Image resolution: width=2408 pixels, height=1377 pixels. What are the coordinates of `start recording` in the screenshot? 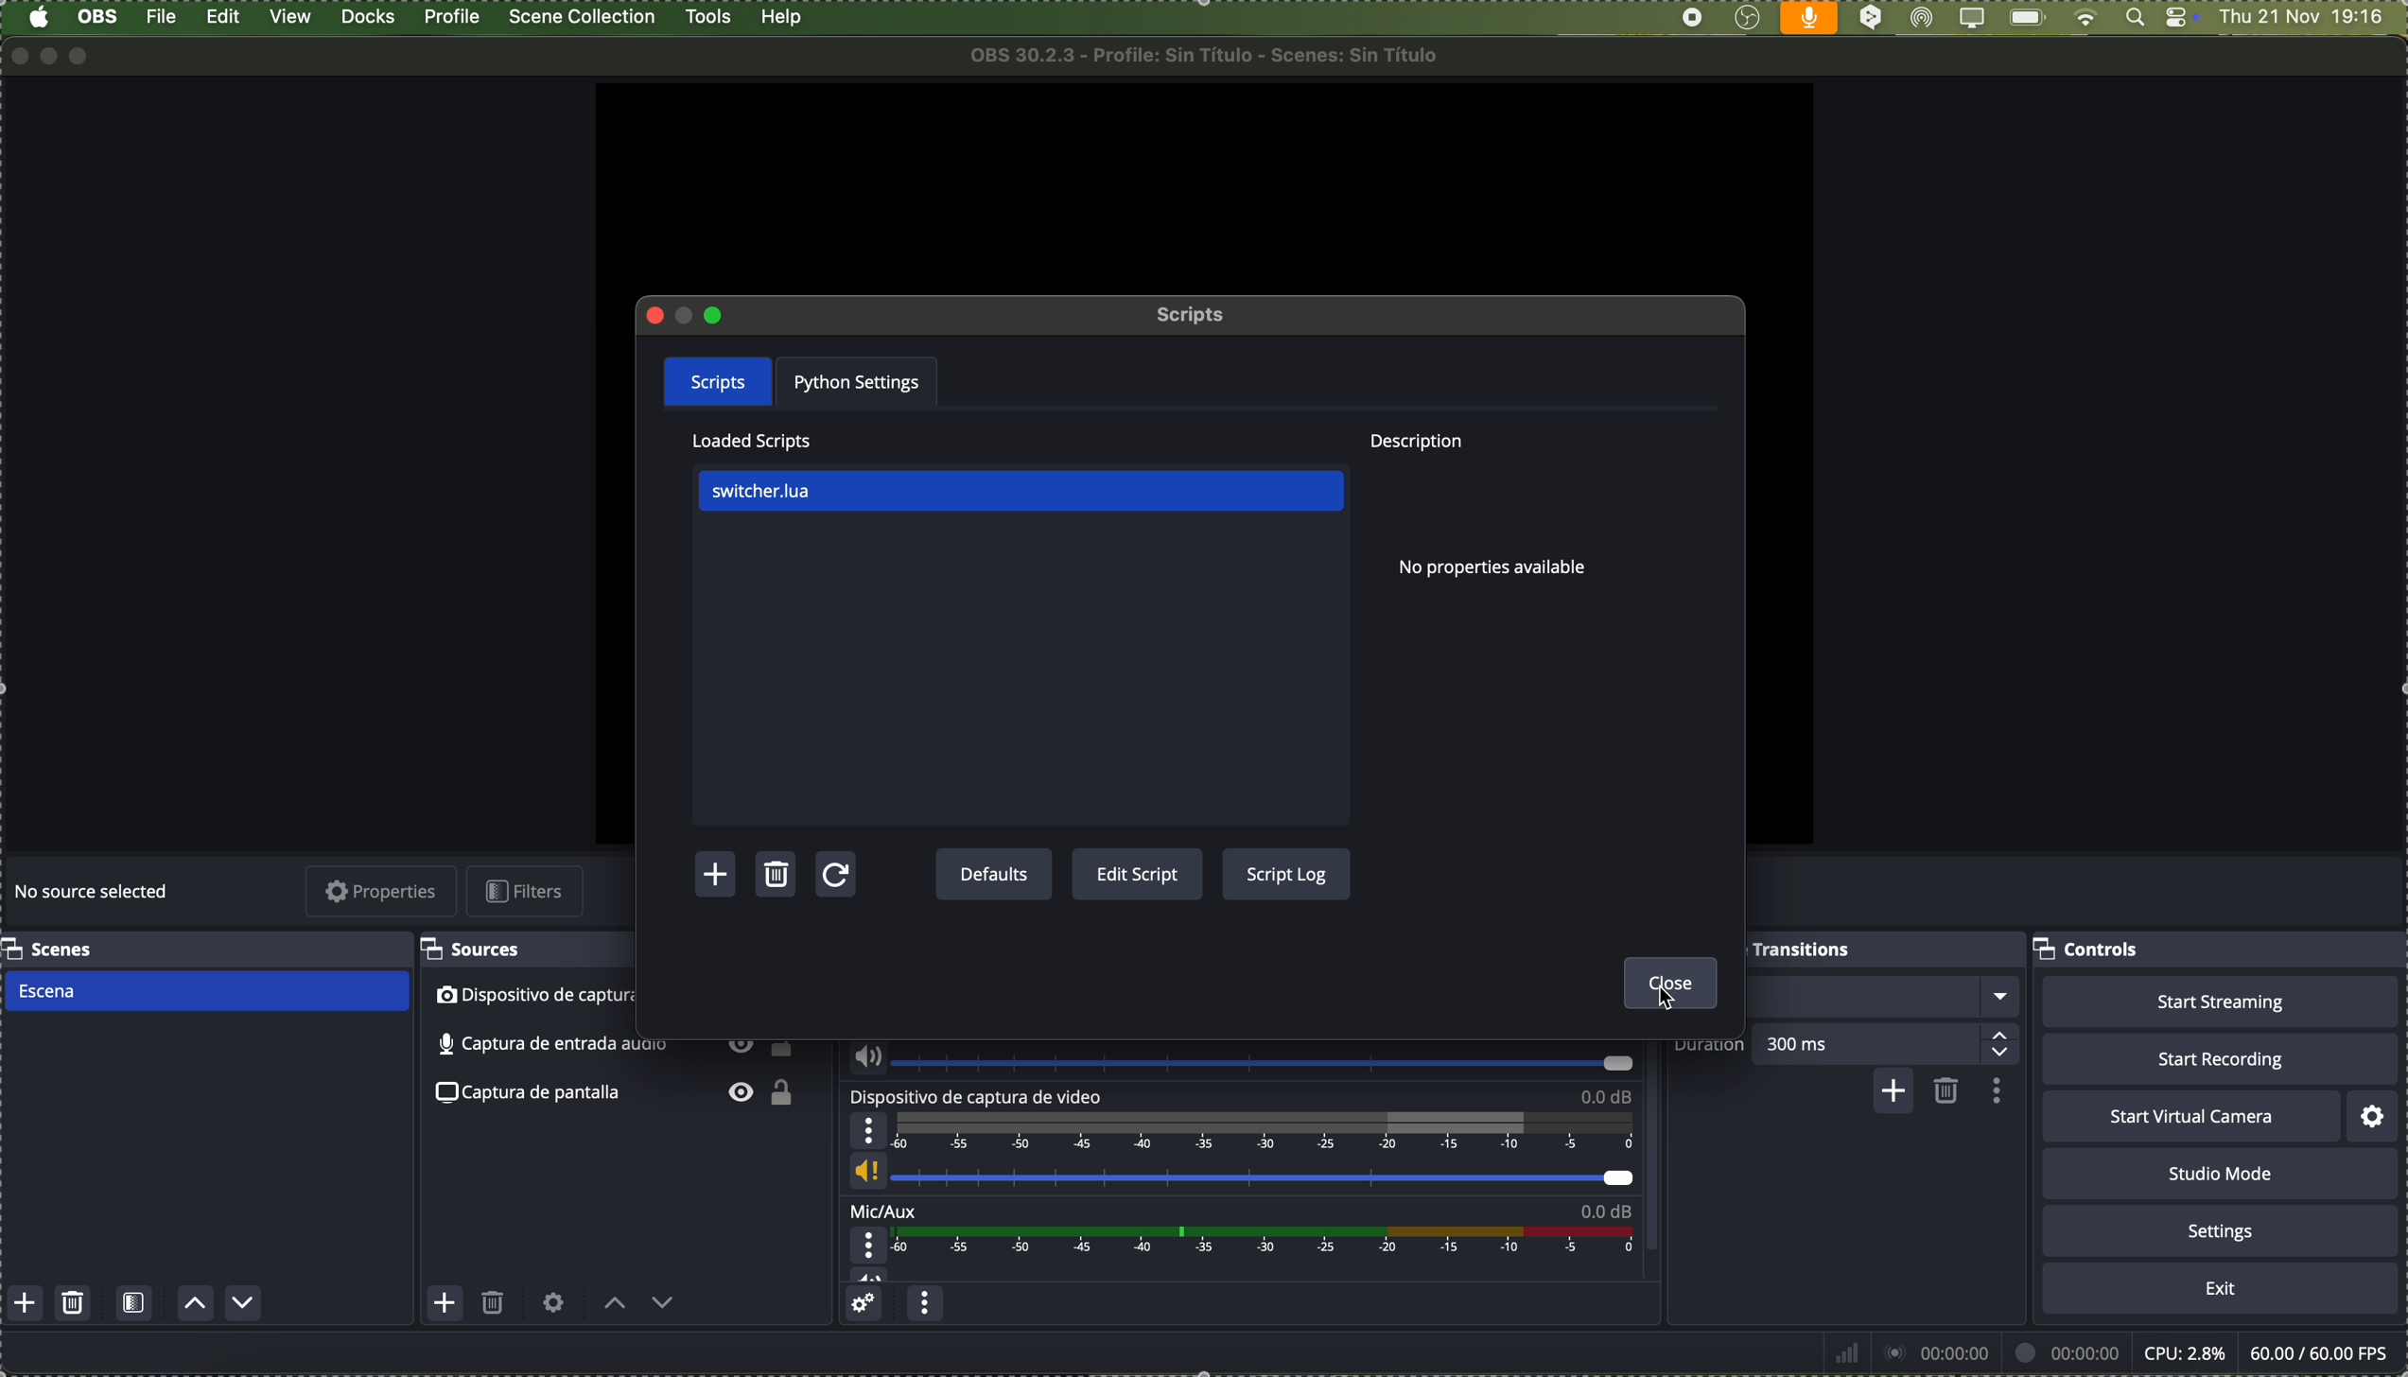 It's located at (2219, 1058).